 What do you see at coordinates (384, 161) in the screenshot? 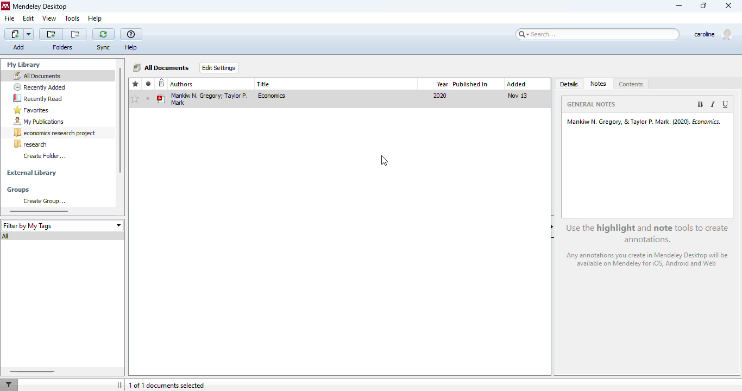
I see `cursor` at bounding box center [384, 161].